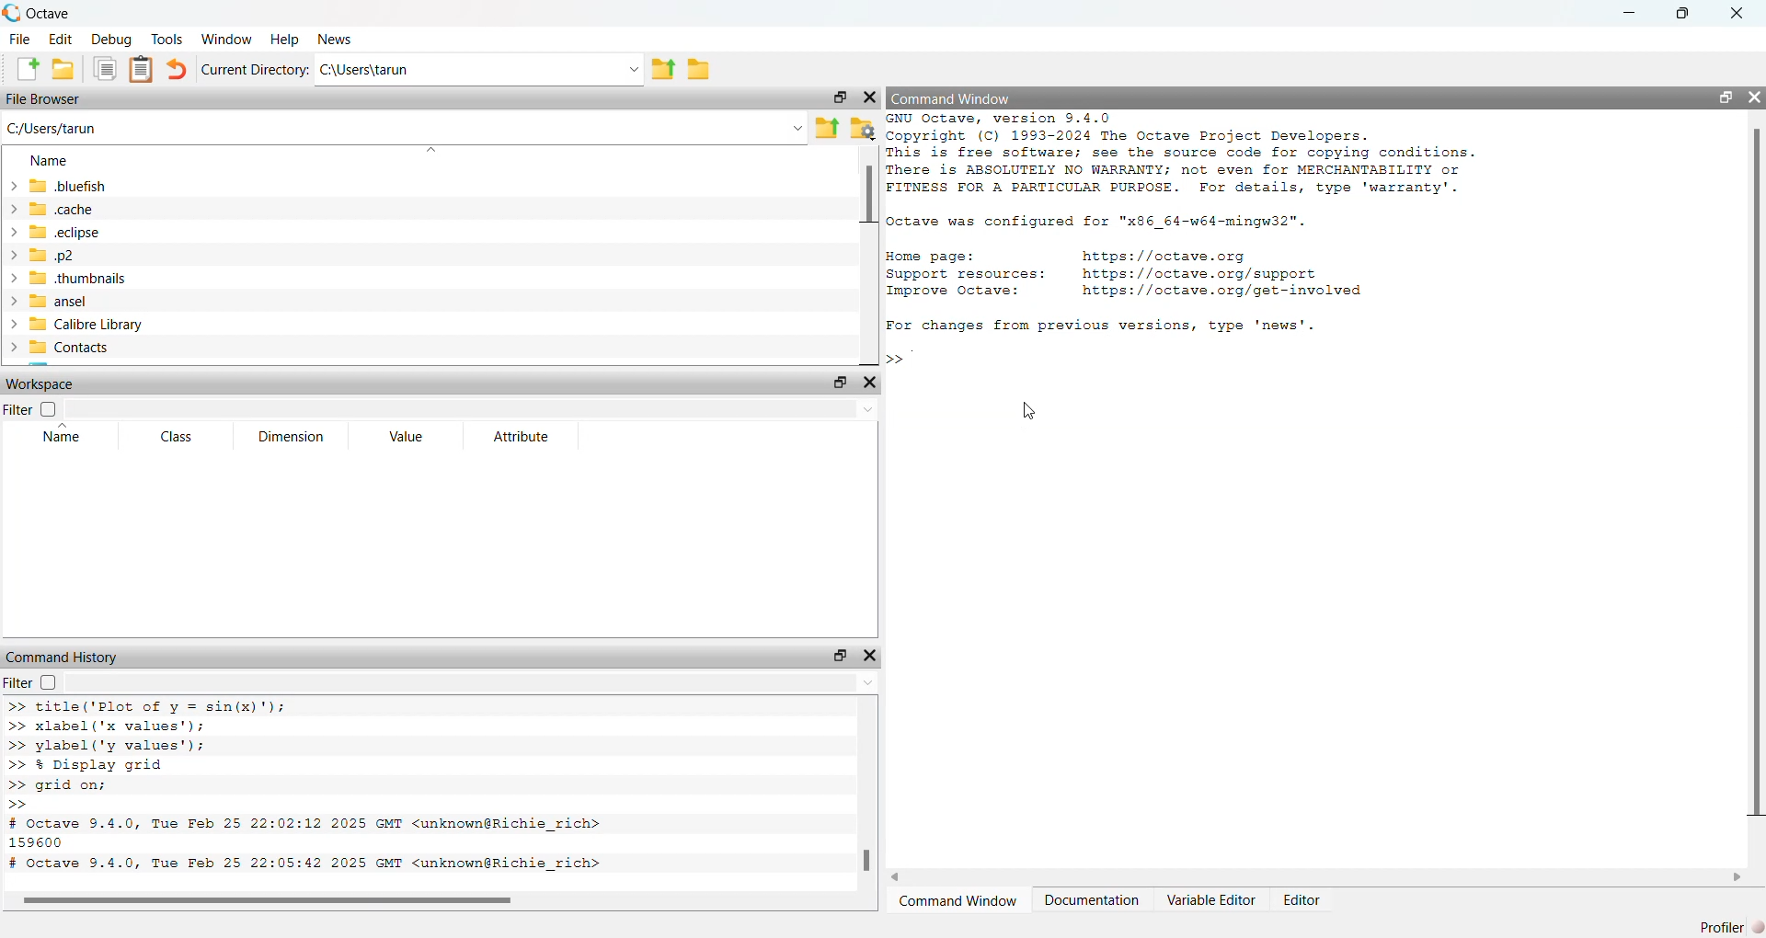 The image size is (1766, 938). Describe the element at coordinates (44, 843) in the screenshot. I see `159600` at that location.